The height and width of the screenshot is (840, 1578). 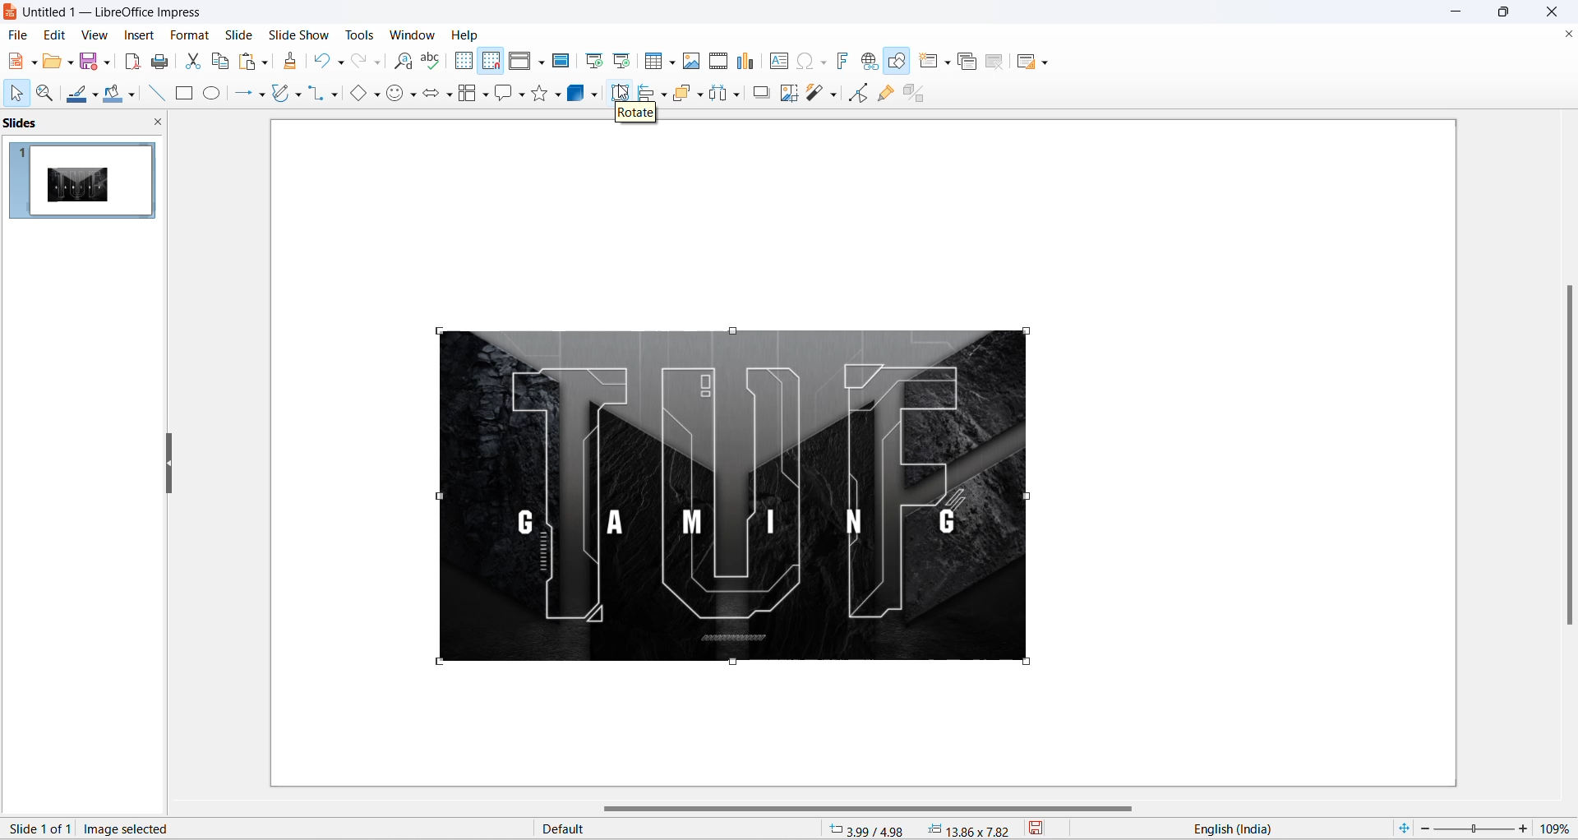 What do you see at coordinates (415, 35) in the screenshot?
I see `window` at bounding box center [415, 35].